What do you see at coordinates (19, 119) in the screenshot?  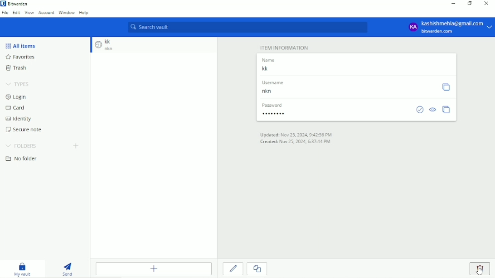 I see `Identity` at bounding box center [19, 119].